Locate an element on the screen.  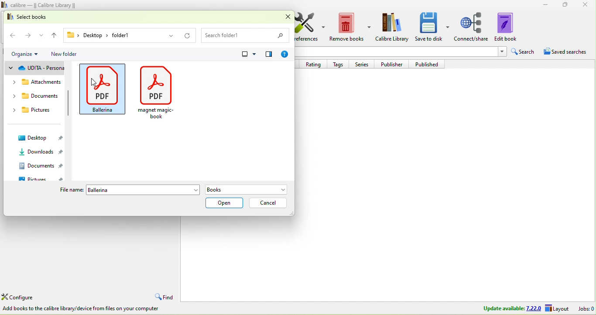
magnet magic book is located at coordinates (158, 91).